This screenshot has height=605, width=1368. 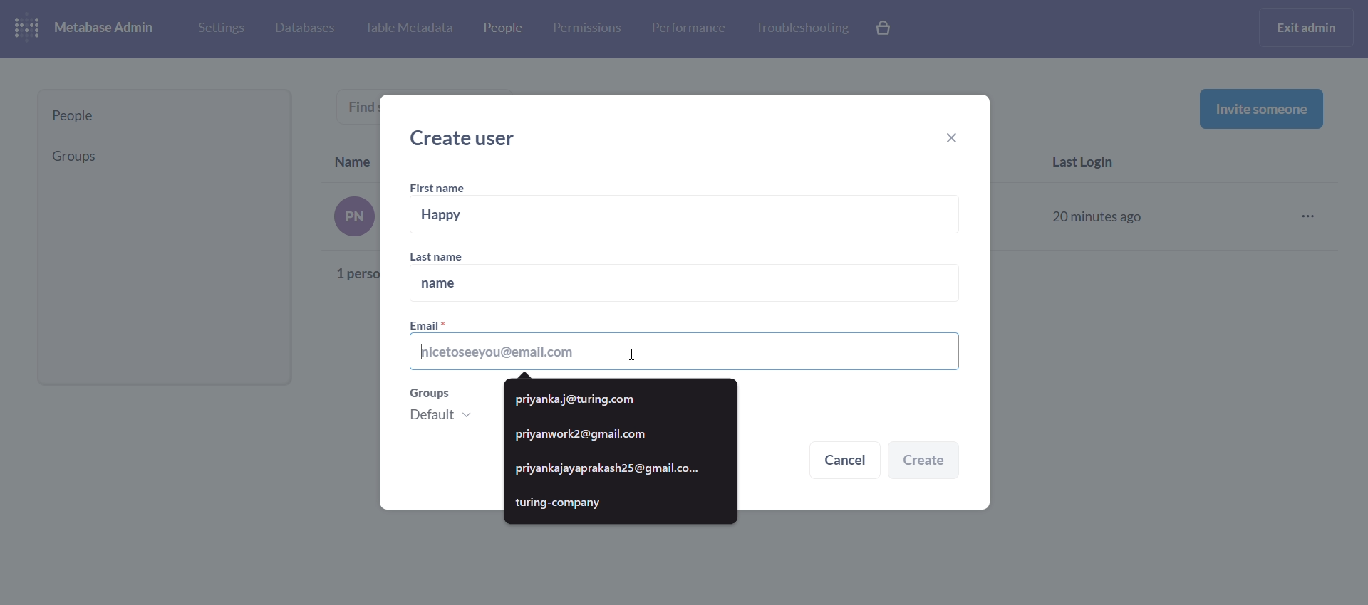 What do you see at coordinates (408, 28) in the screenshot?
I see `table metabase` at bounding box center [408, 28].